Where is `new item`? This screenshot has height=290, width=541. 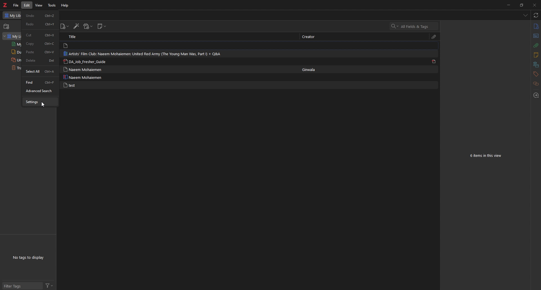 new item is located at coordinates (65, 26).